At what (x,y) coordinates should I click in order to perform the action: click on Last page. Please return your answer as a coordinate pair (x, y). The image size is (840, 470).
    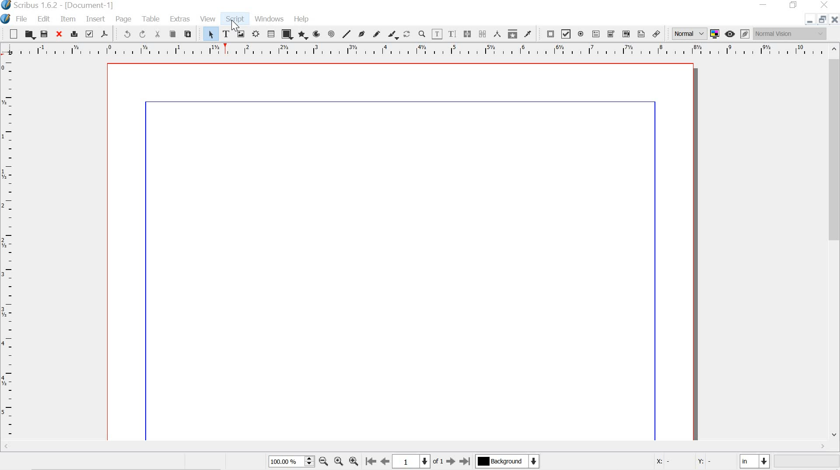
    Looking at the image, I should click on (465, 462).